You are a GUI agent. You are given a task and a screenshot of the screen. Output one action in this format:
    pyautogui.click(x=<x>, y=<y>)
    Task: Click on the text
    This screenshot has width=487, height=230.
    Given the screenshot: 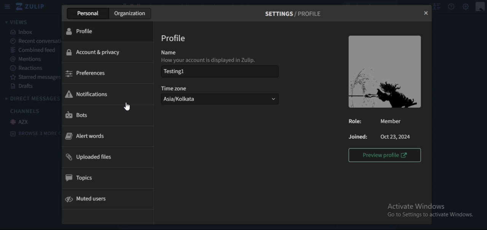 What is the action you would take?
    pyautogui.click(x=382, y=135)
    